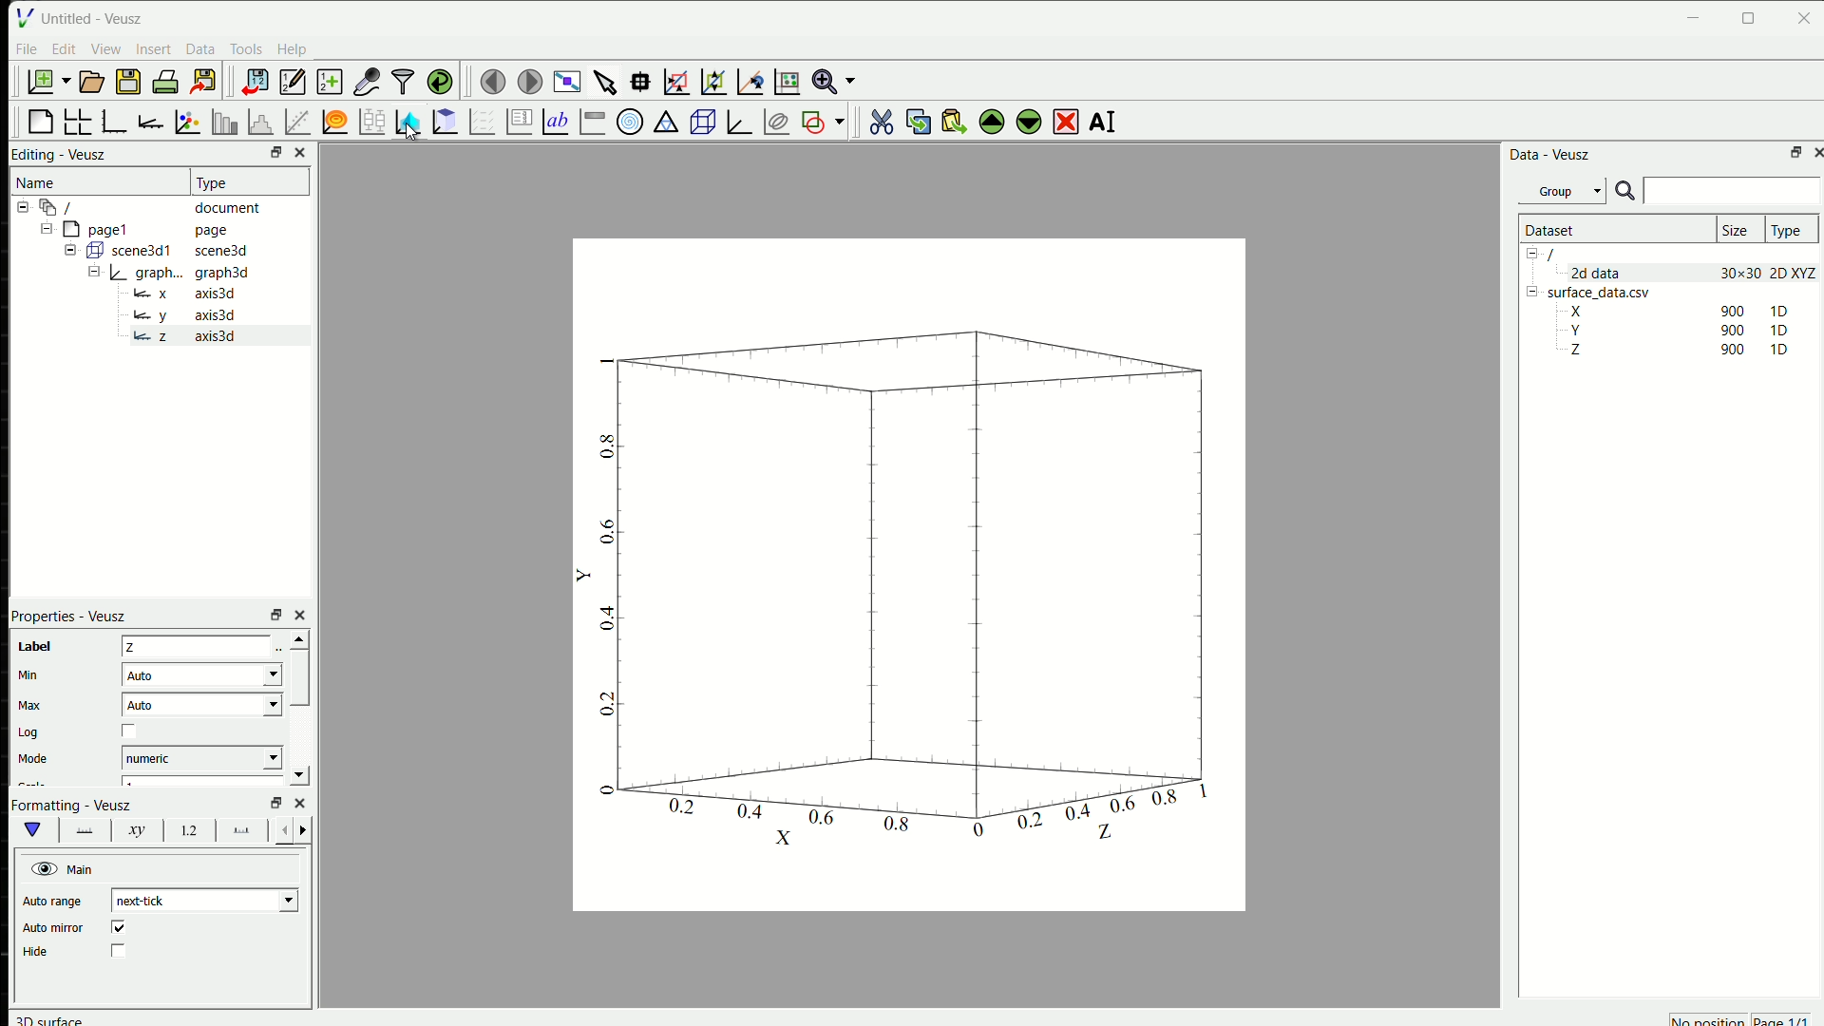 The width and height of the screenshot is (1824, 1026). Describe the element at coordinates (34, 831) in the screenshot. I see `main formatting` at that location.